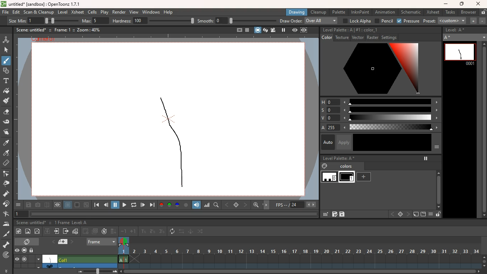 The width and height of the screenshot is (487, 274). Describe the element at coordinates (283, 30) in the screenshot. I see `pause` at that location.